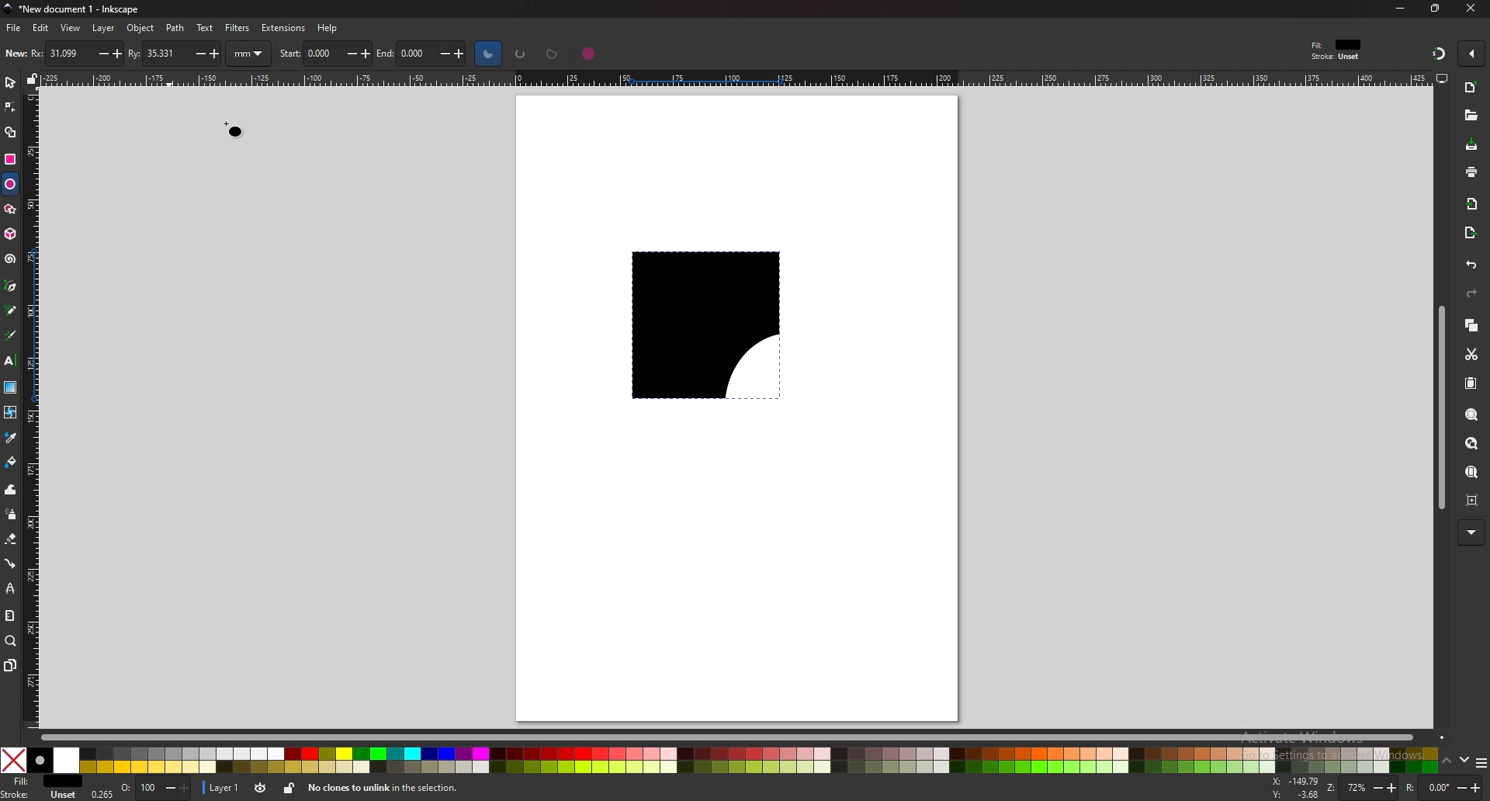 This screenshot has height=801, width=1490. Describe the element at coordinates (10, 81) in the screenshot. I see `select` at that location.